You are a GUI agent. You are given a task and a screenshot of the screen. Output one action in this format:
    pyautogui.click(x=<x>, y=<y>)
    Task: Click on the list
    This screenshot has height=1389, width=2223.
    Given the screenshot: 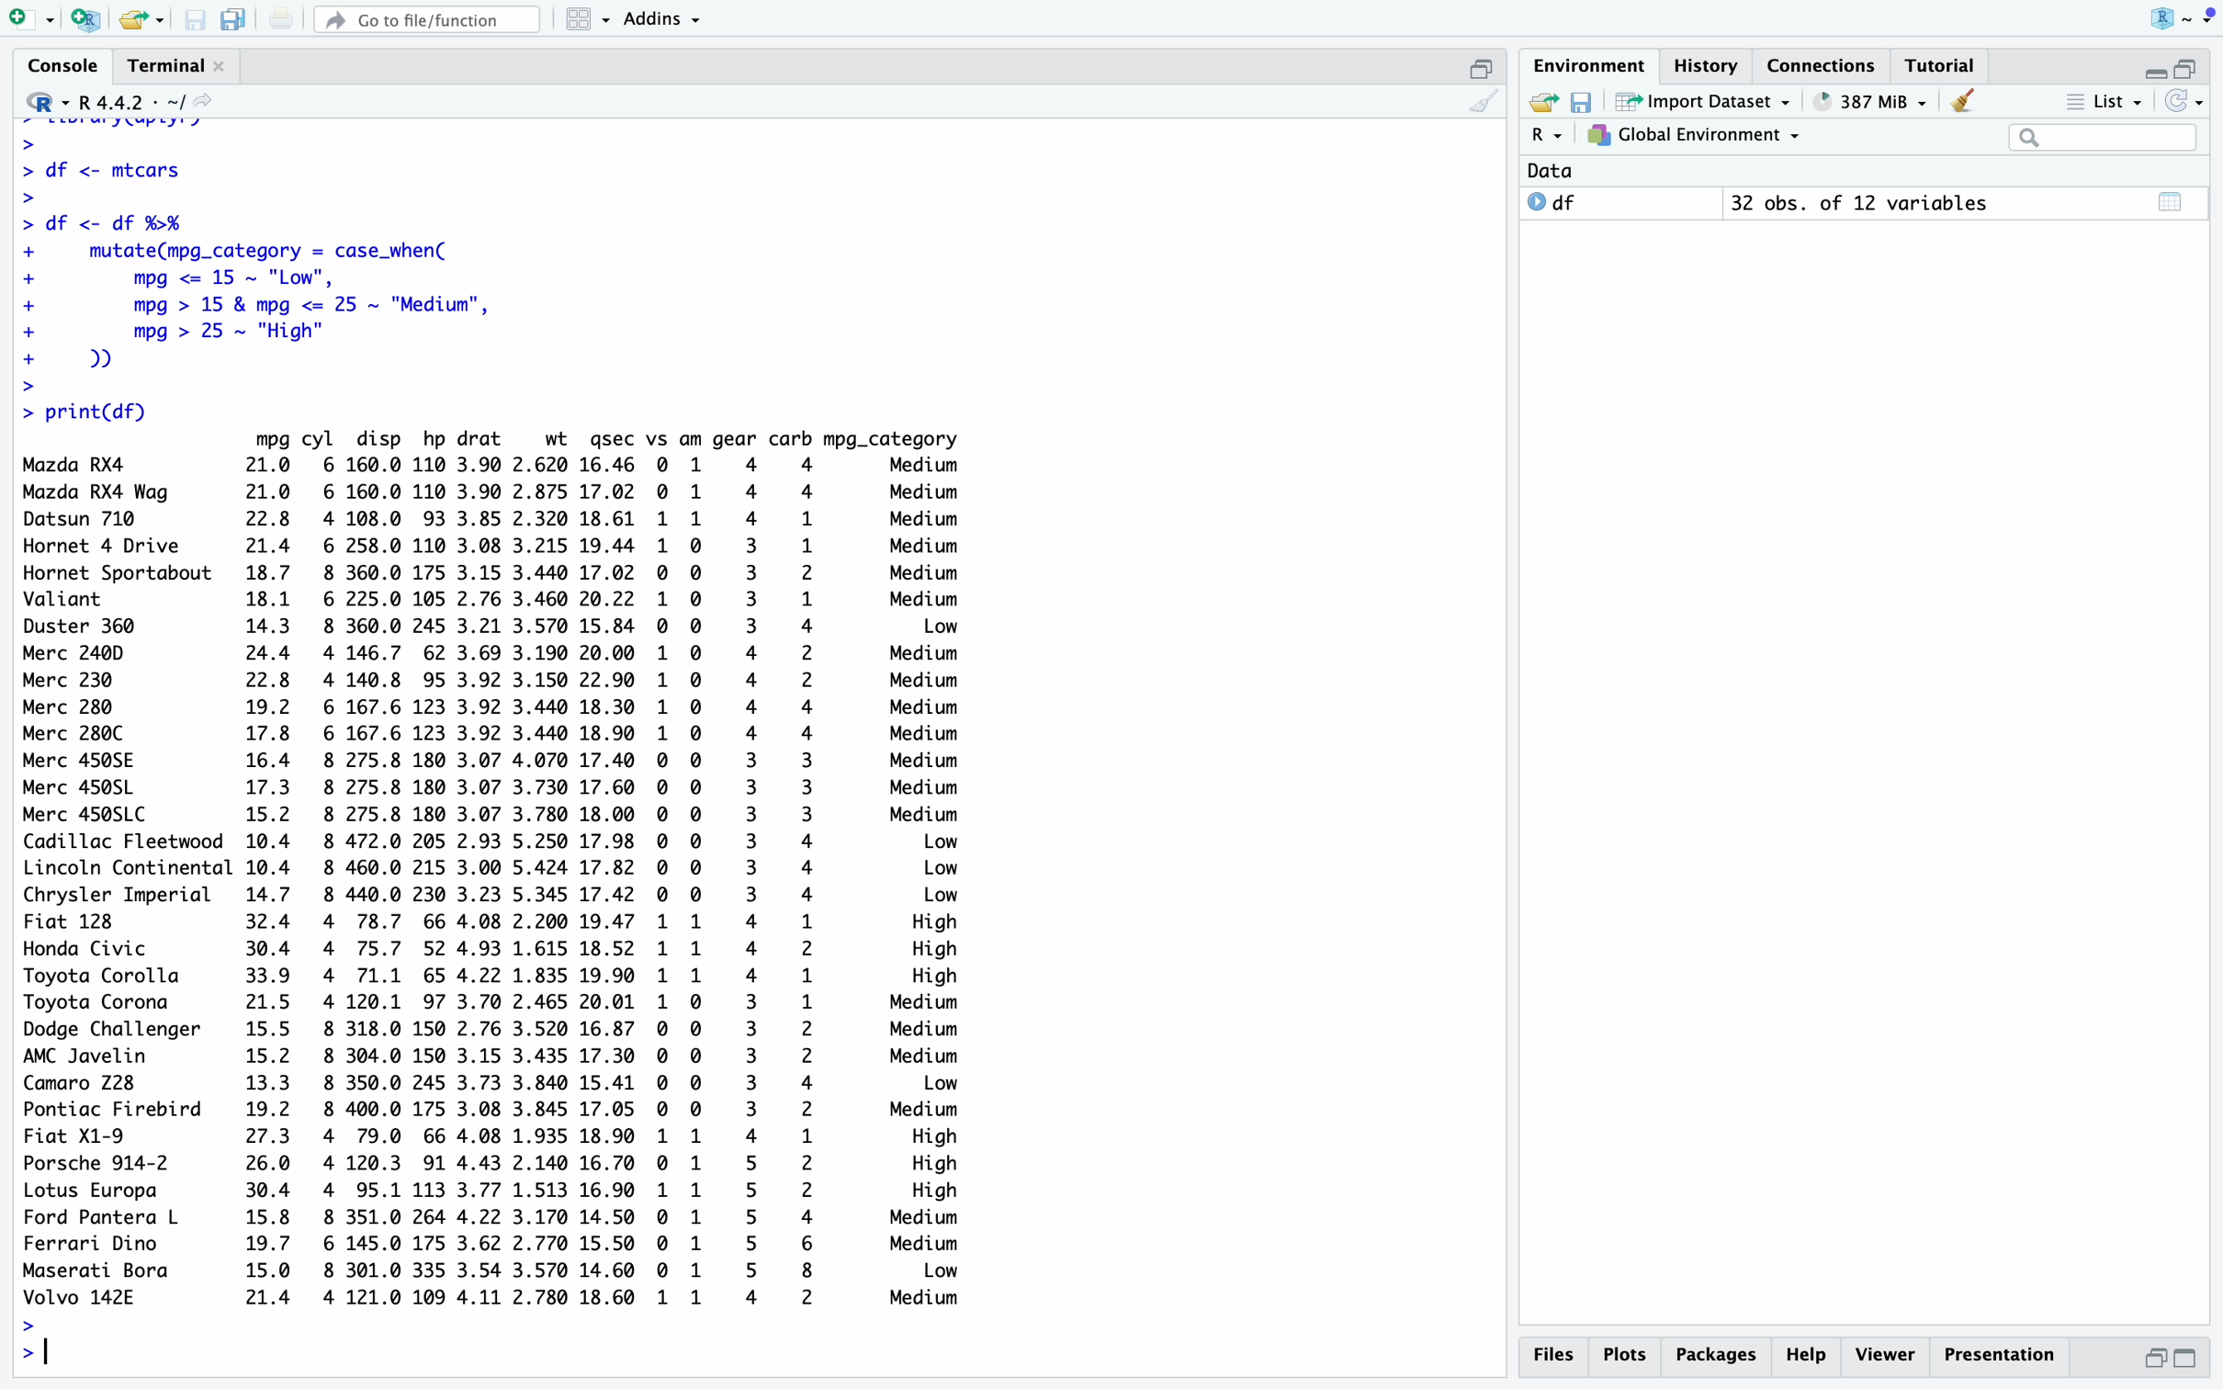 What is the action you would take?
    pyautogui.click(x=2105, y=100)
    